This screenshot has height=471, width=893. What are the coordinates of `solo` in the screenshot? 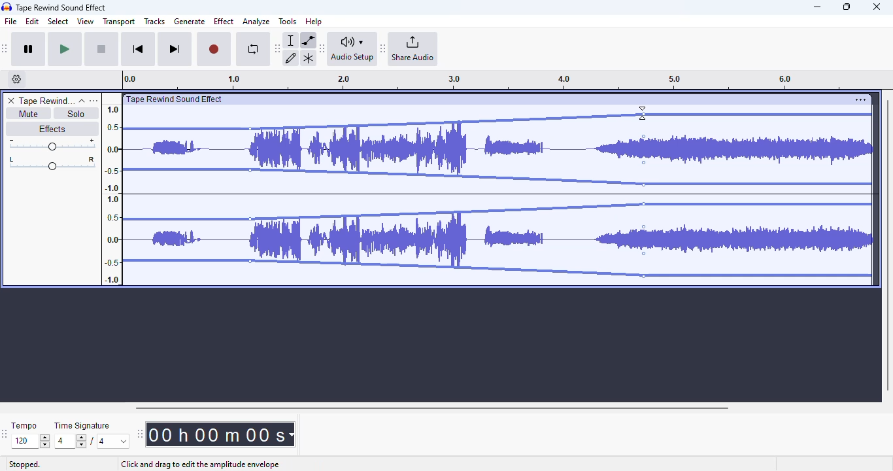 It's located at (76, 113).